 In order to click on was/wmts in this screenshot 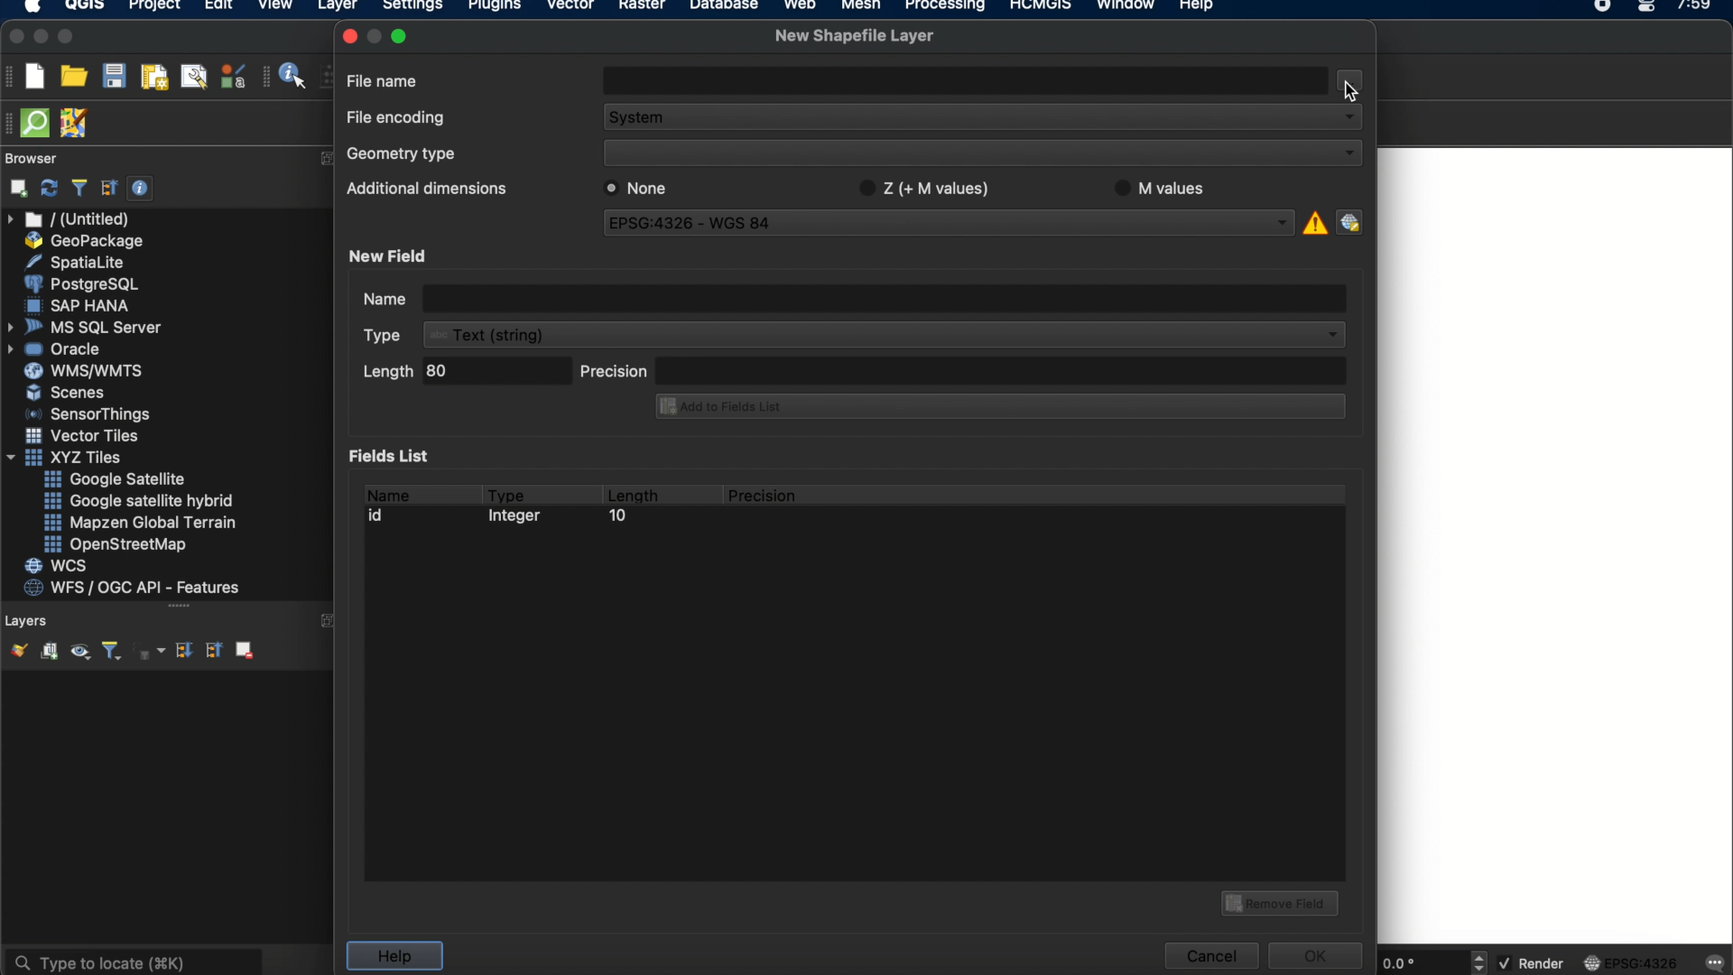, I will do `click(86, 372)`.